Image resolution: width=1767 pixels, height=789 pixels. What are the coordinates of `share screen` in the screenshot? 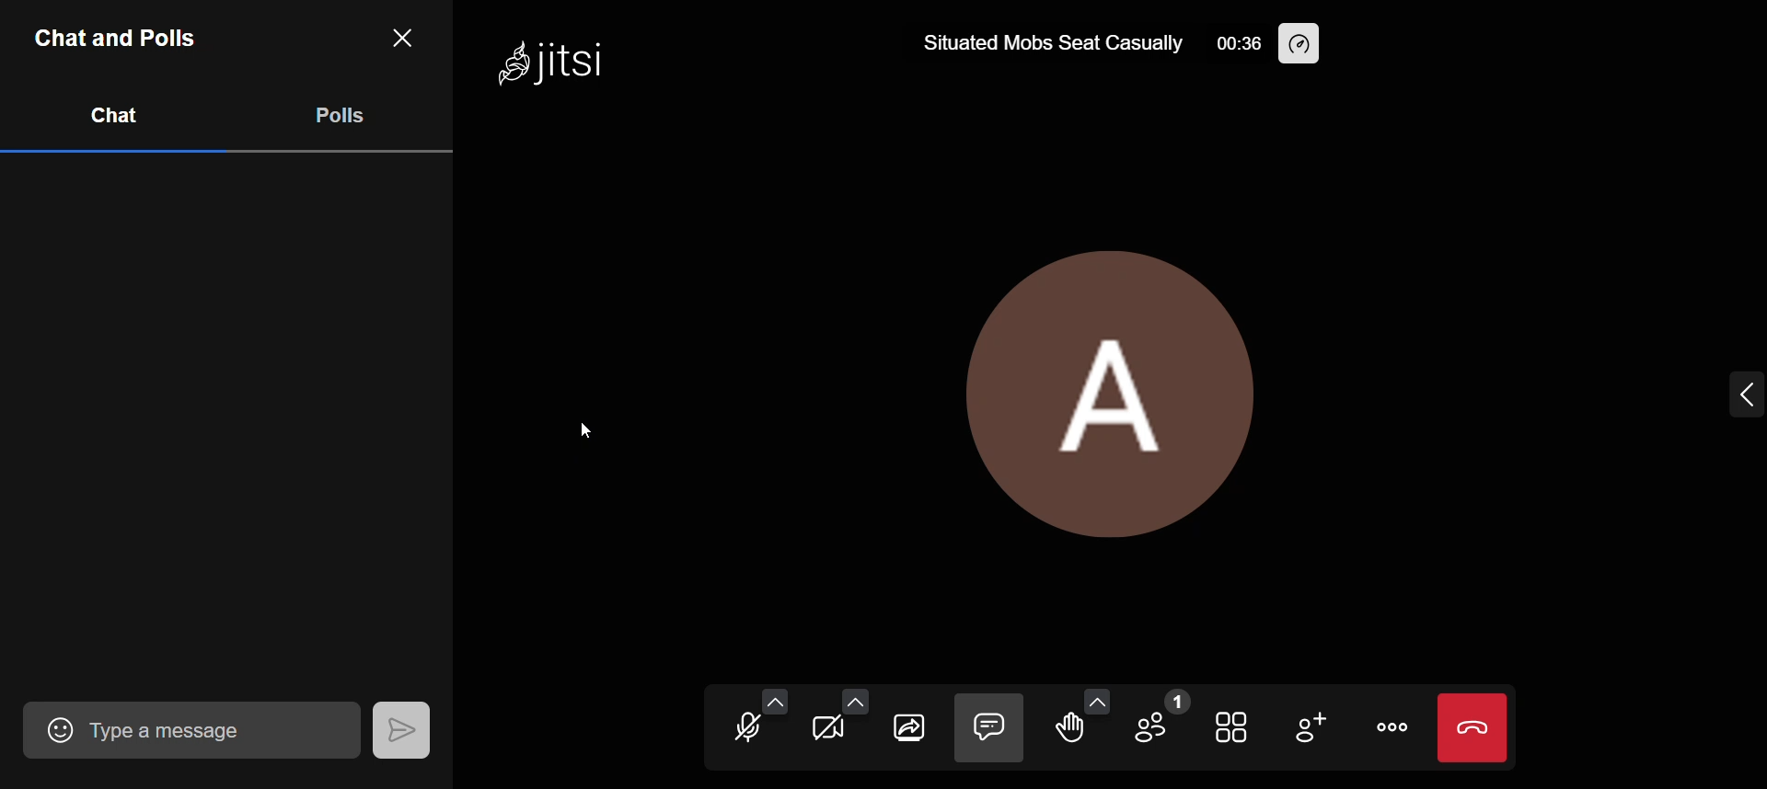 It's located at (910, 726).